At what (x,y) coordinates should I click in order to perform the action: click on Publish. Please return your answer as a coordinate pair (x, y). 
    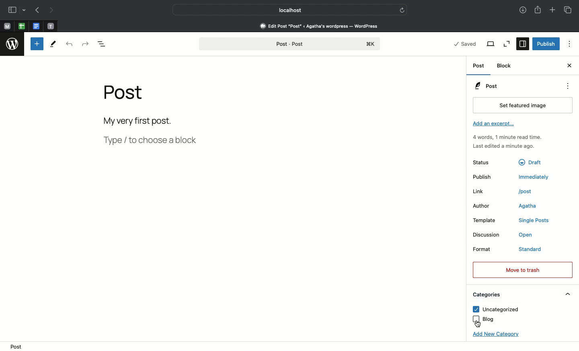
    Looking at the image, I should click on (546, 43).